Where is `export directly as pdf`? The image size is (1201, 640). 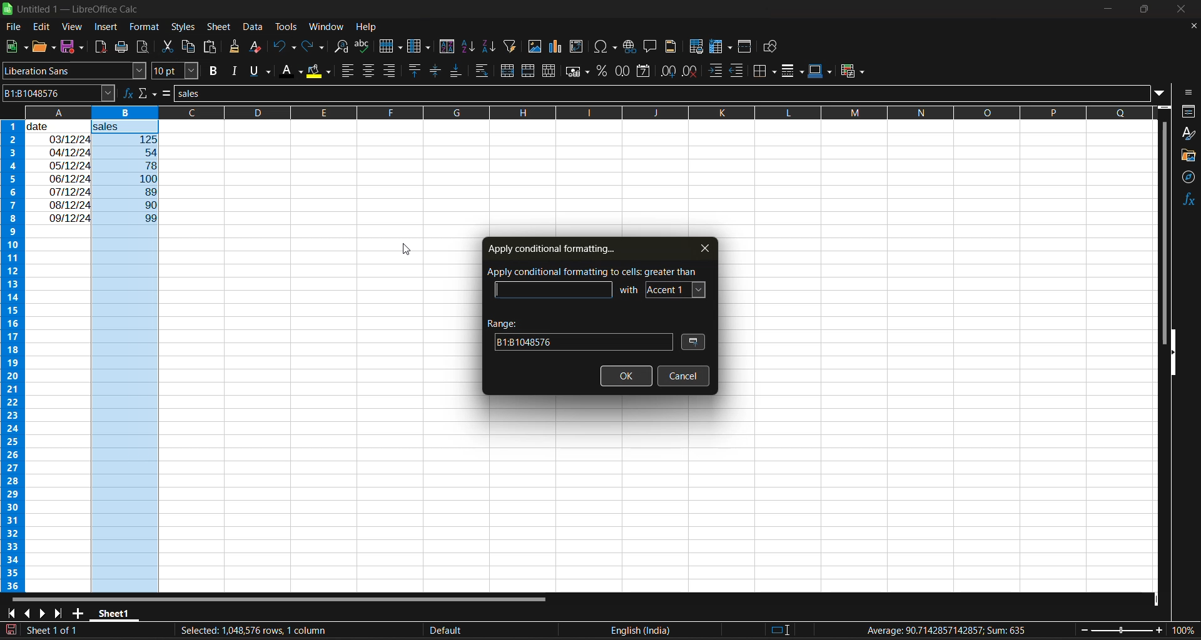
export directly as pdf is located at coordinates (102, 47).